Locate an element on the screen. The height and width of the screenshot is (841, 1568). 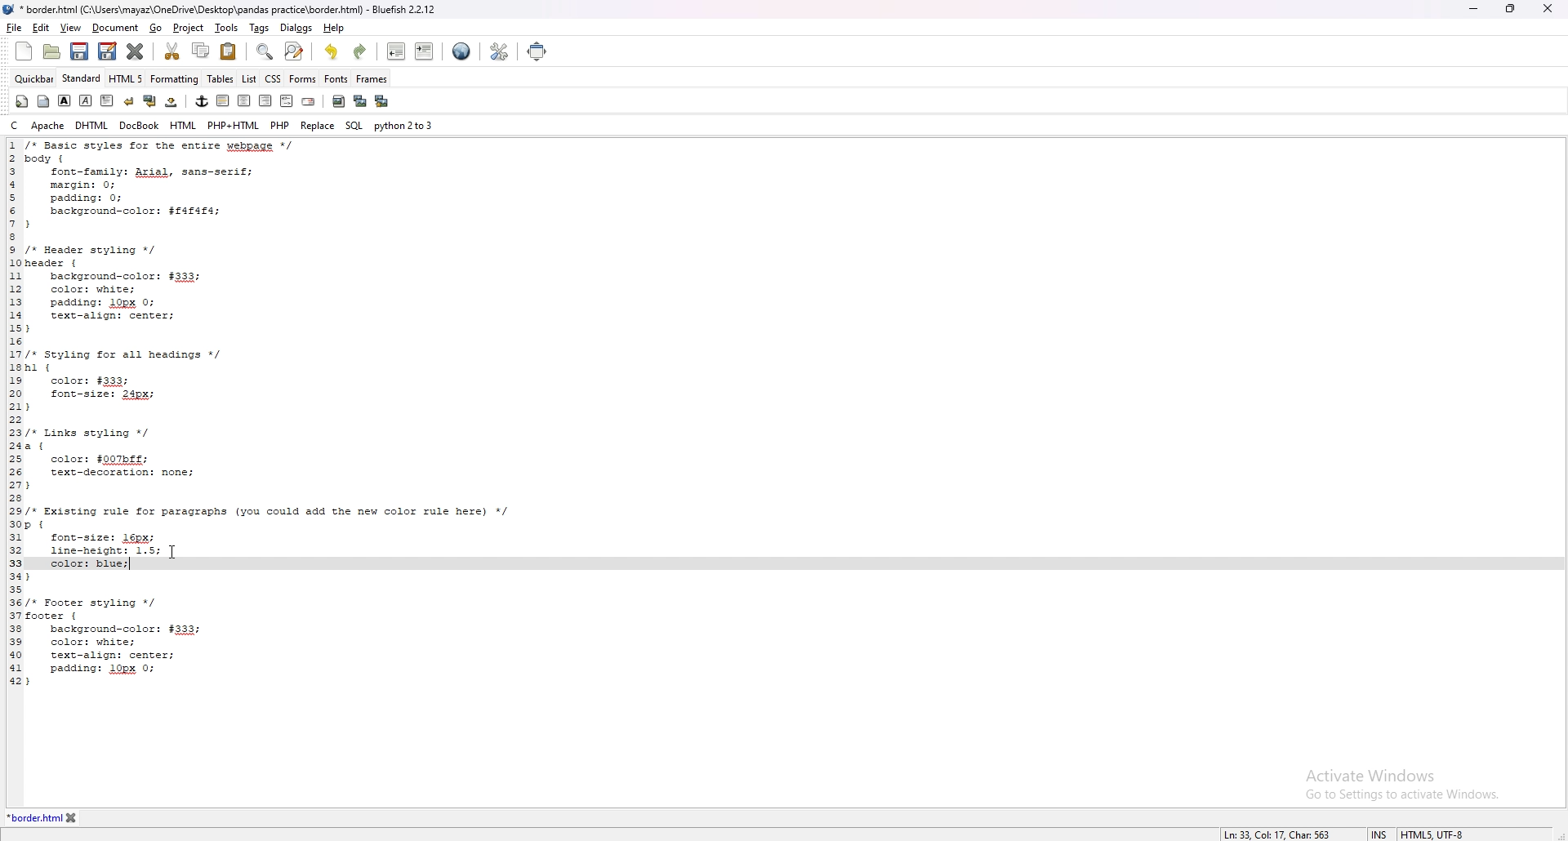
cut is located at coordinates (174, 51).